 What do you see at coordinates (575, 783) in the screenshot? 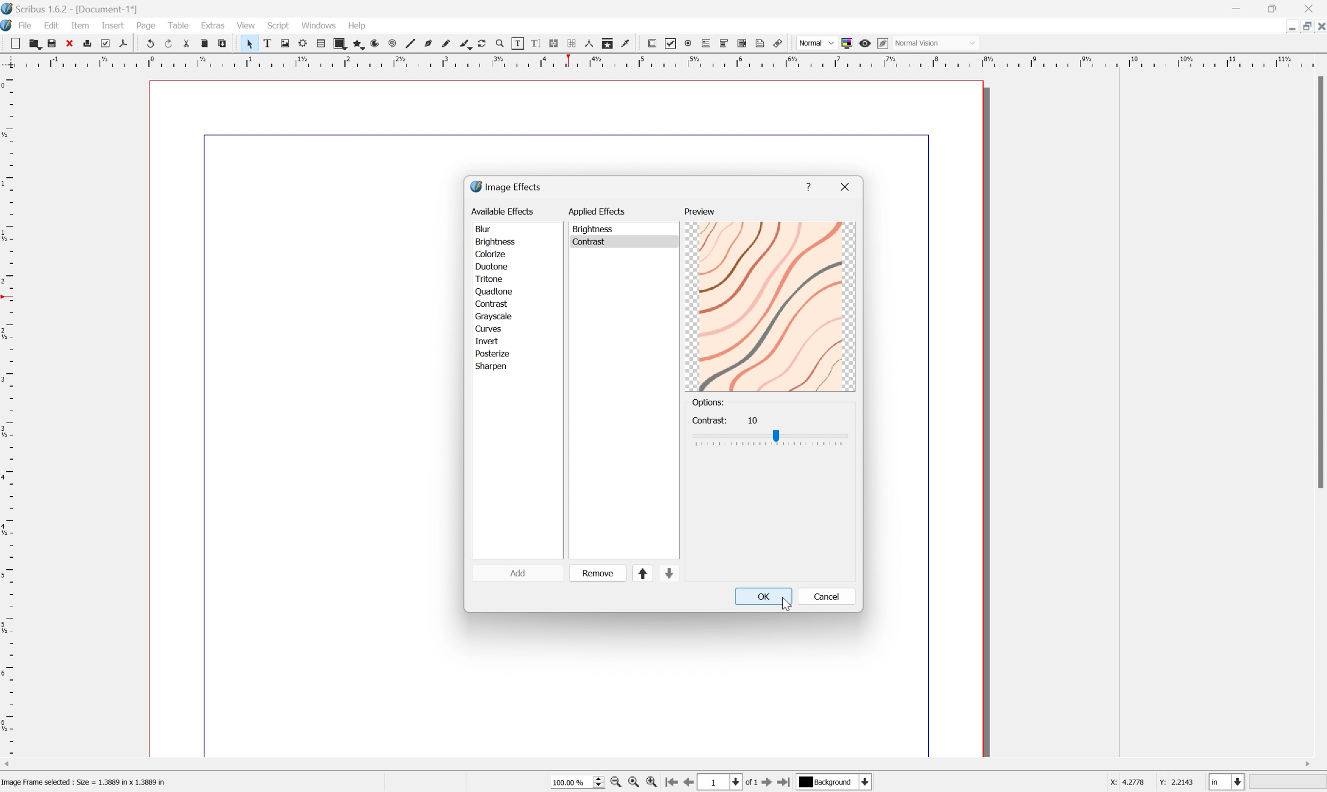
I see `Zoom 100%` at bounding box center [575, 783].